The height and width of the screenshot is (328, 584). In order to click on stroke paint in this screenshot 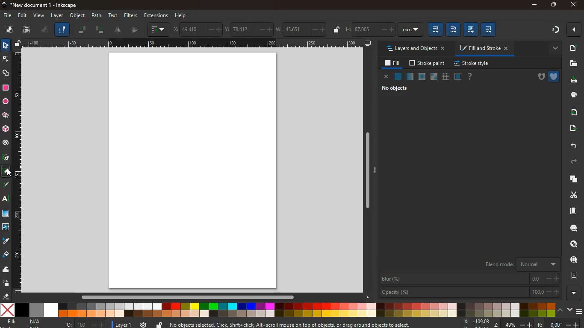, I will do `click(428, 63)`.